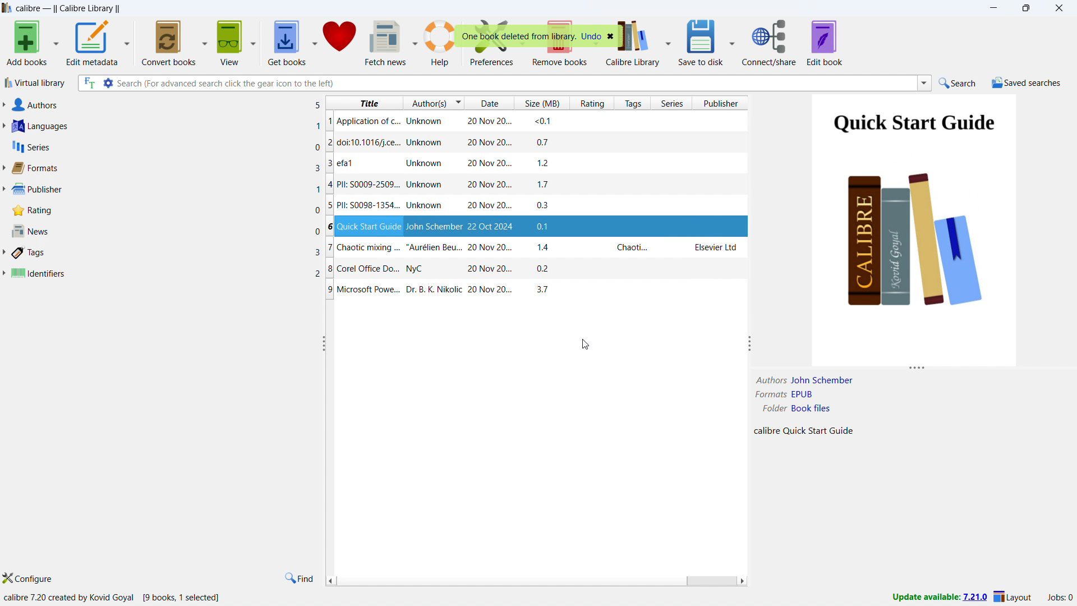 This screenshot has height=606, width=1077. I want to click on resize, so click(751, 342).